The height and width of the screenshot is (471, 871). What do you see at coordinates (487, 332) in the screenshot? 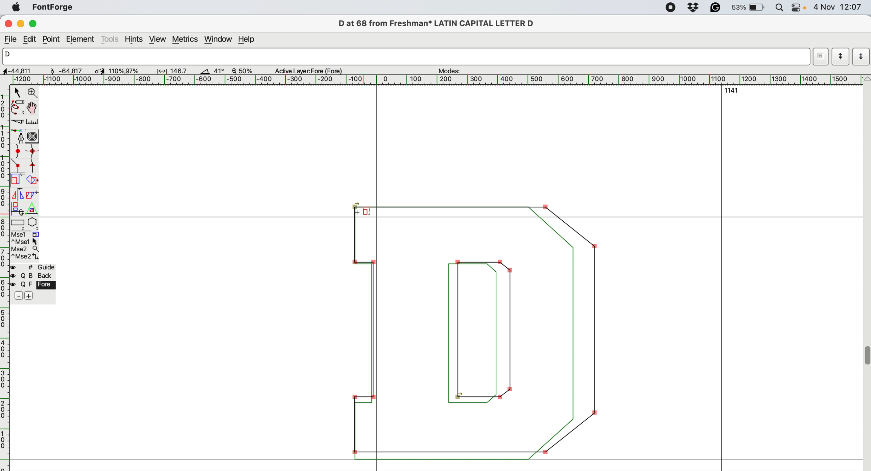
I see `D letter to edit` at bounding box center [487, 332].